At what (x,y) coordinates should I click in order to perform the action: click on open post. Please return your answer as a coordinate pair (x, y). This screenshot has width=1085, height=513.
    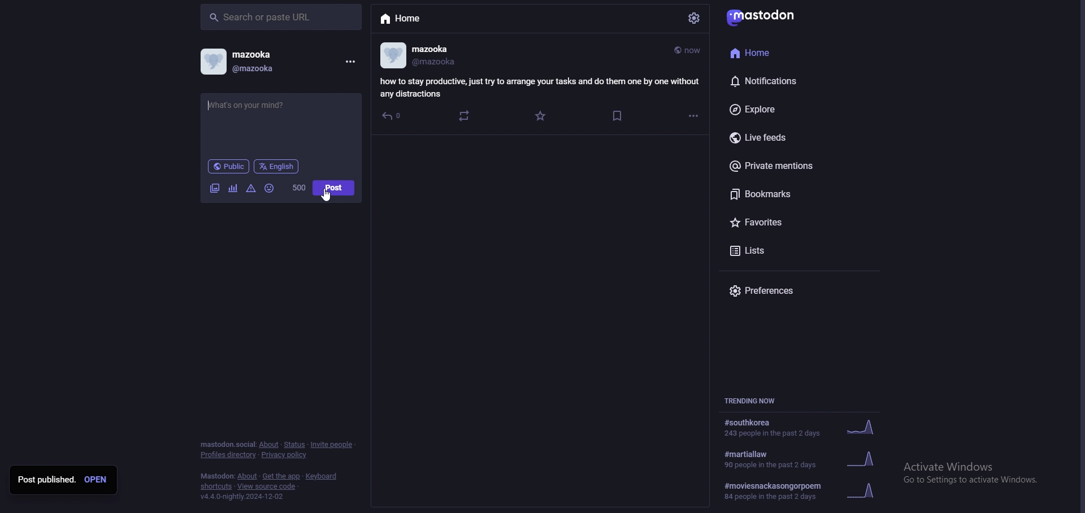
    Looking at the image, I should click on (98, 480).